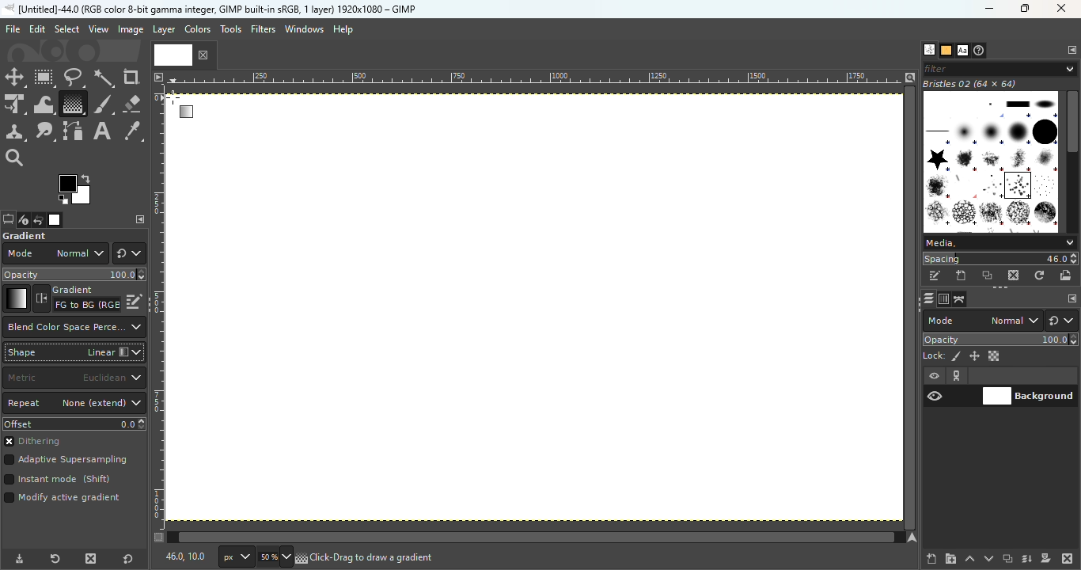 The image size is (1081, 570). I want to click on Move tool, so click(15, 78).